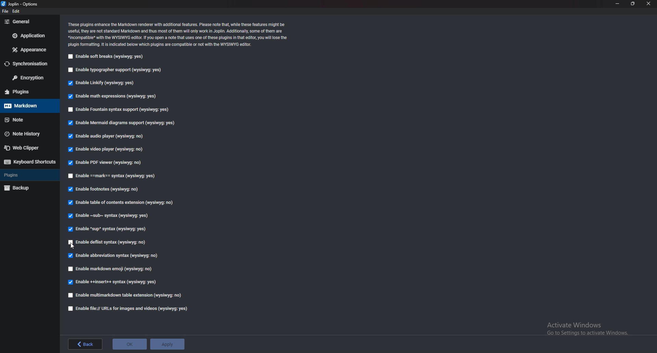 Image resolution: width=657 pixels, height=353 pixels. Describe the element at coordinates (128, 309) in the screenshot. I see `enable file urls for images and videos` at that location.